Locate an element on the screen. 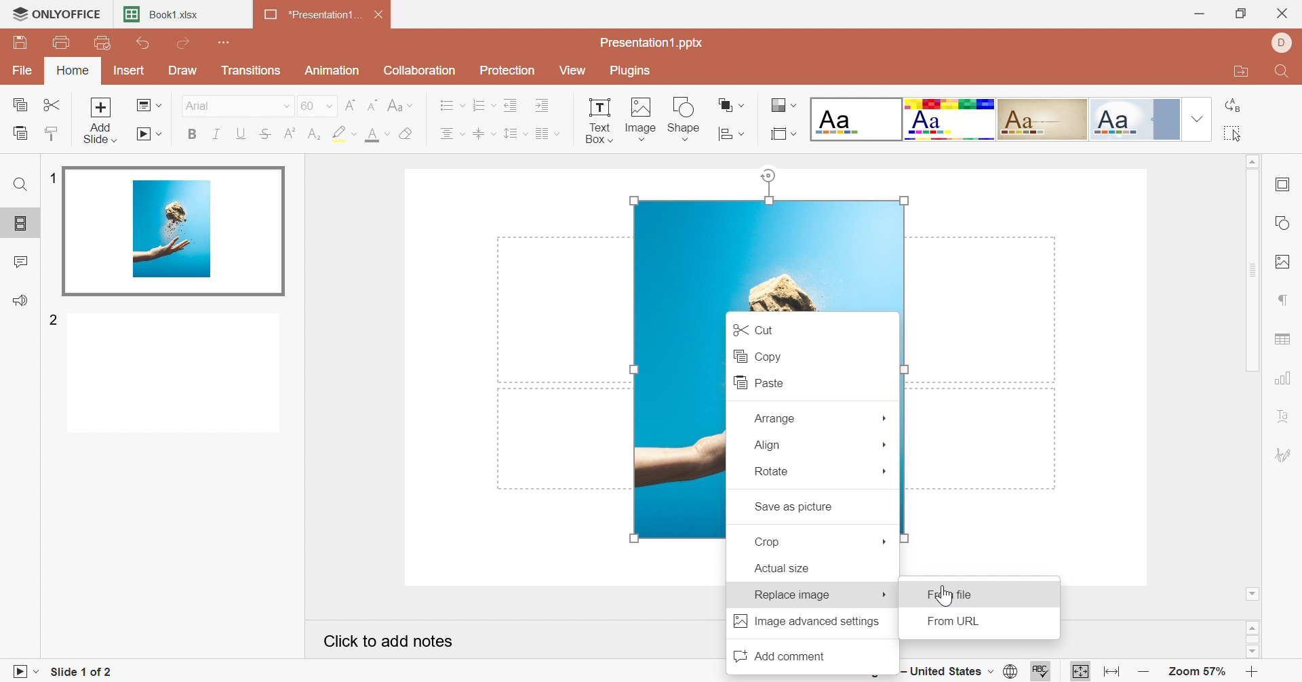 The height and width of the screenshot is (682, 1302). paragraph settings is located at coordinates (1284, 299).